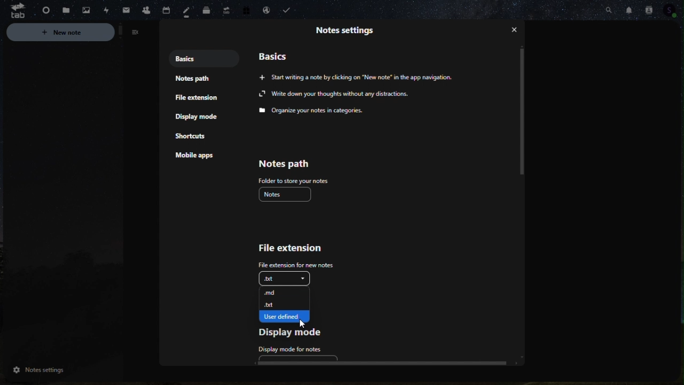 The width and height of the screenshot is (684, 385). I want to click on Basics notes, so click(191, 58).